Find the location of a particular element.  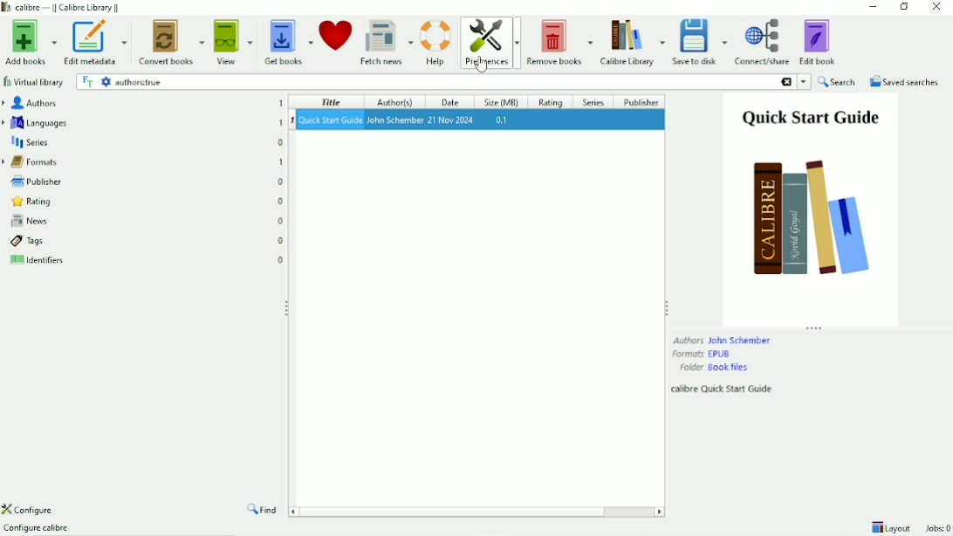

delete is located at coordinates (786, 82).